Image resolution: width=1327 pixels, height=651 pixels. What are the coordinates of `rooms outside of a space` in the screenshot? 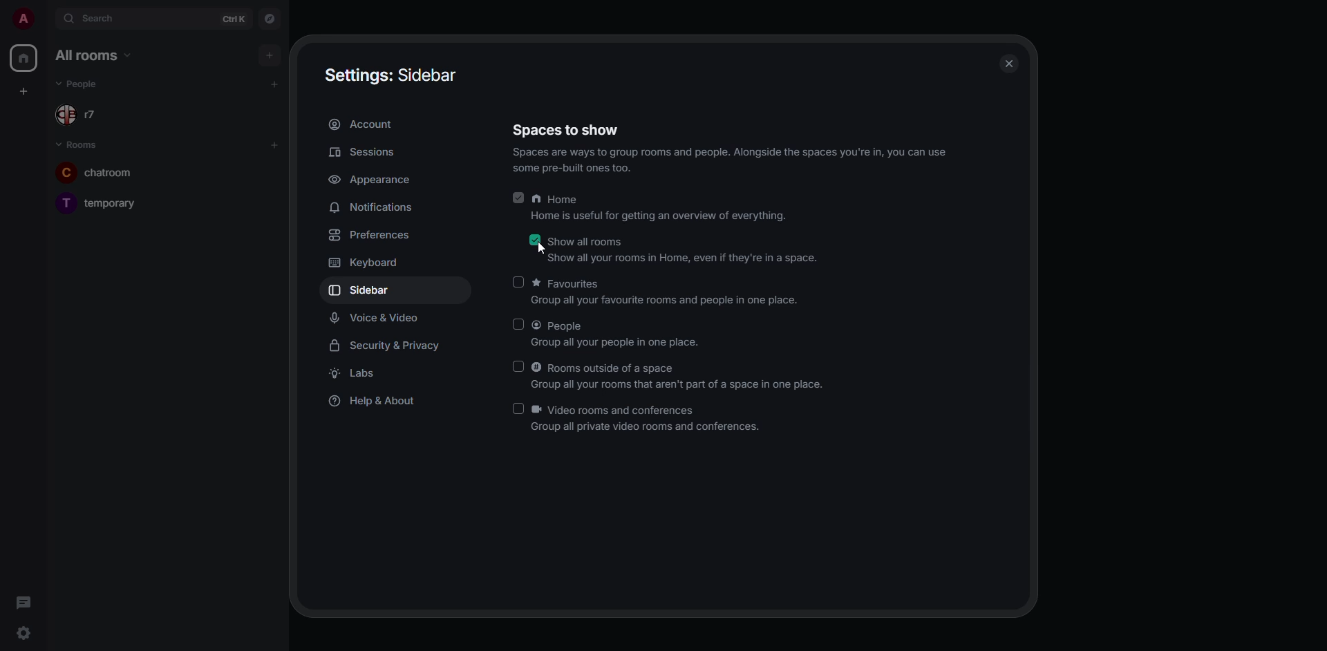 It's located at (679, 377).